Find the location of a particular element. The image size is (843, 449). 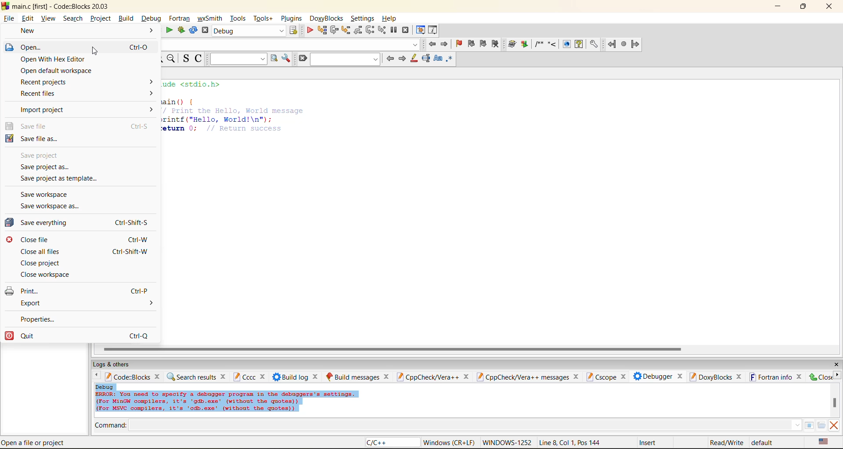

return 0 is located at coordinates (225, 128).